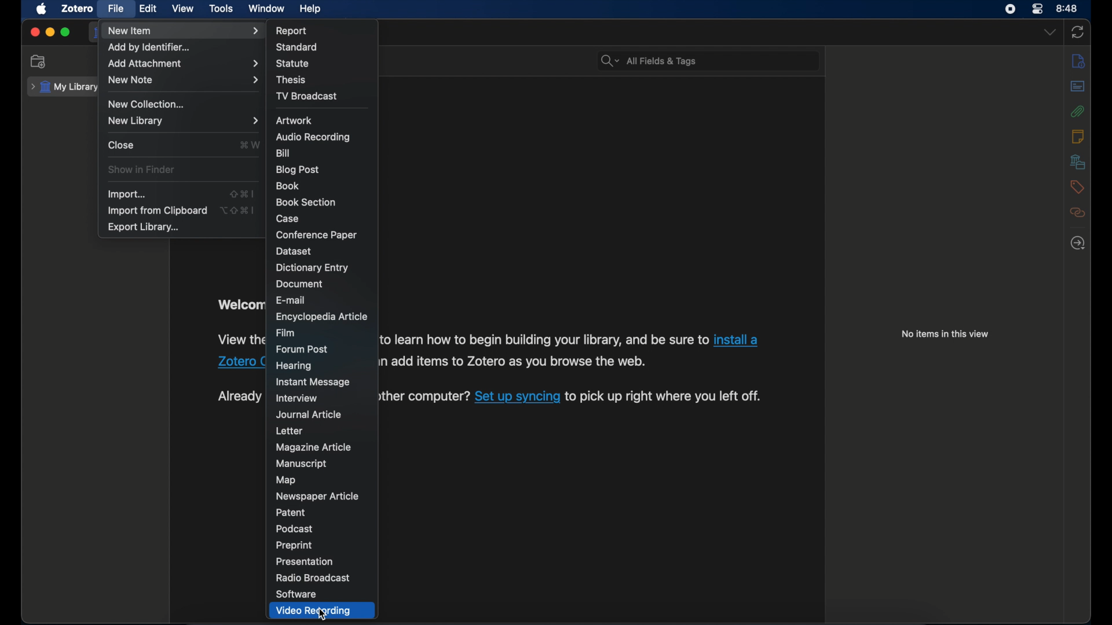  Describe the element at coordinates (292, 64) in the screenshot. I see `statue` at that location.